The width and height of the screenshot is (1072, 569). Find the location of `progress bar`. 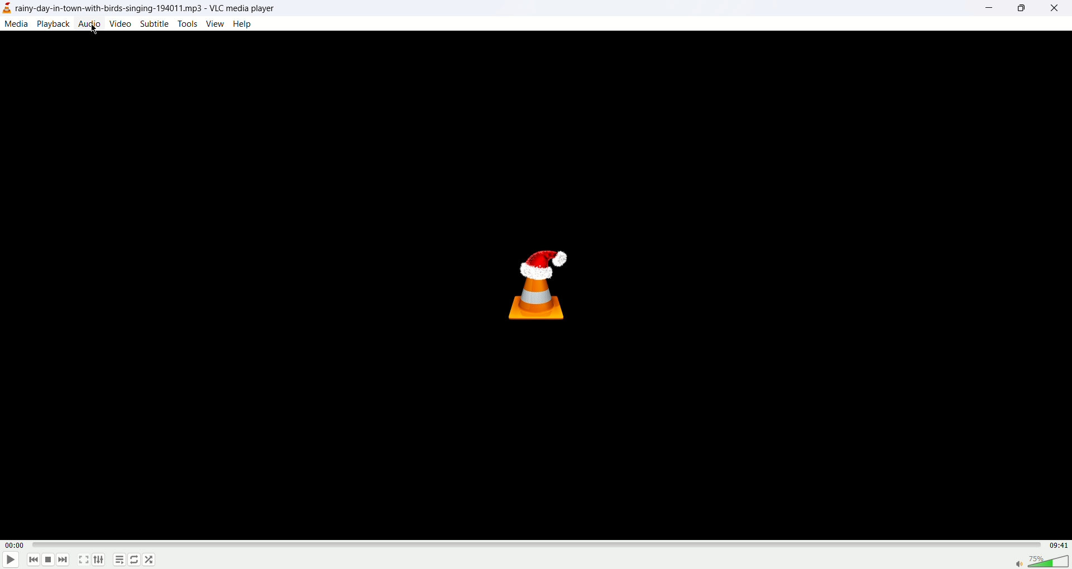

progress bar is located at coordinates (534, 547).